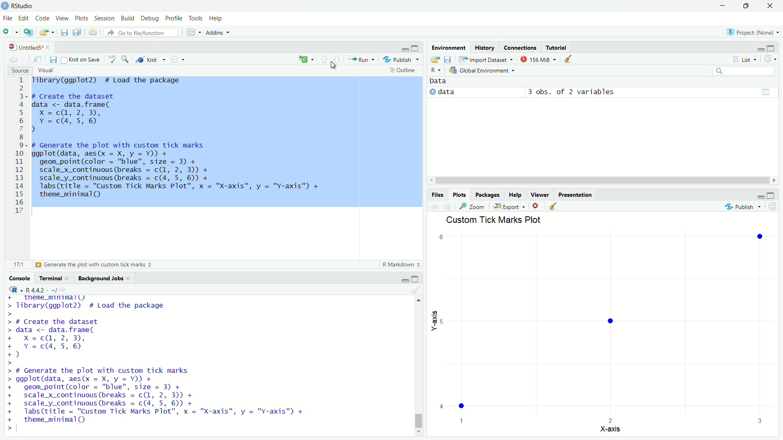 This screenshot has width=783, height=440. What do you see at coordinates (416, 48) in the screenshot?
I see `maximize` at bounding box center [416, 48].